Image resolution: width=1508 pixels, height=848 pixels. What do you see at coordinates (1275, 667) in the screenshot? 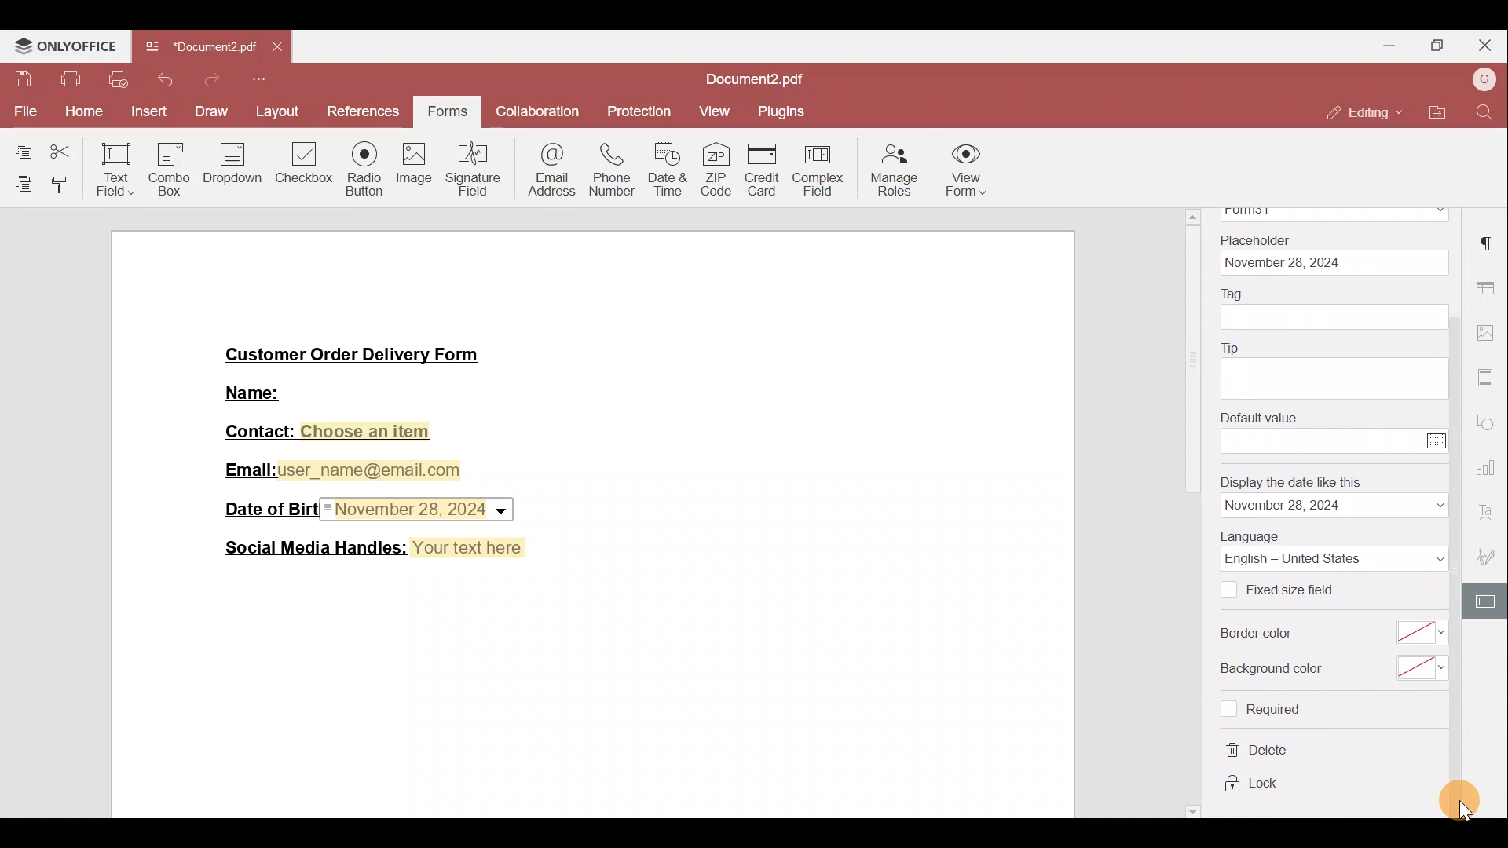
I see `Background color` at bounding box center [1275, 667].